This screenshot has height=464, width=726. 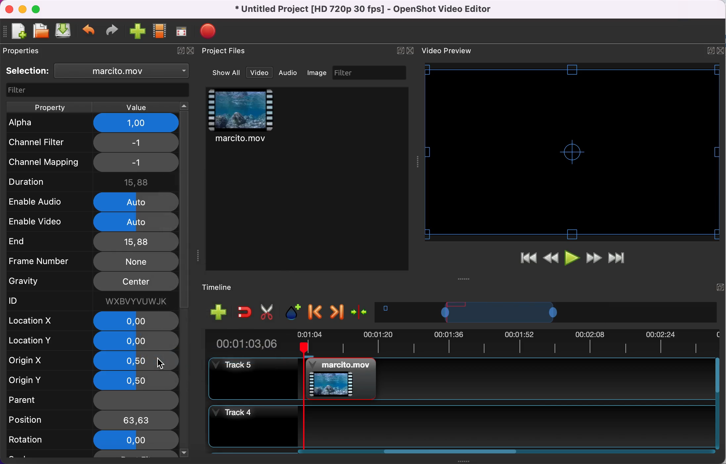 I want to click on filter, so click(x=370, y=72).